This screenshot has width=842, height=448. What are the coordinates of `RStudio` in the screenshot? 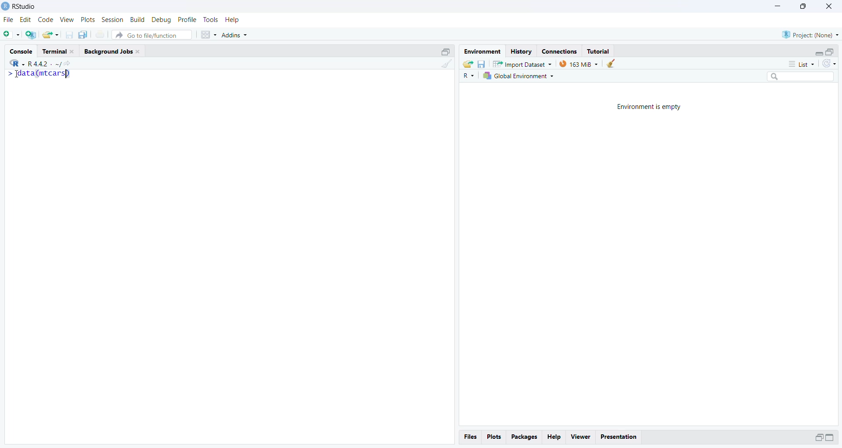 It's located at (26, 7).